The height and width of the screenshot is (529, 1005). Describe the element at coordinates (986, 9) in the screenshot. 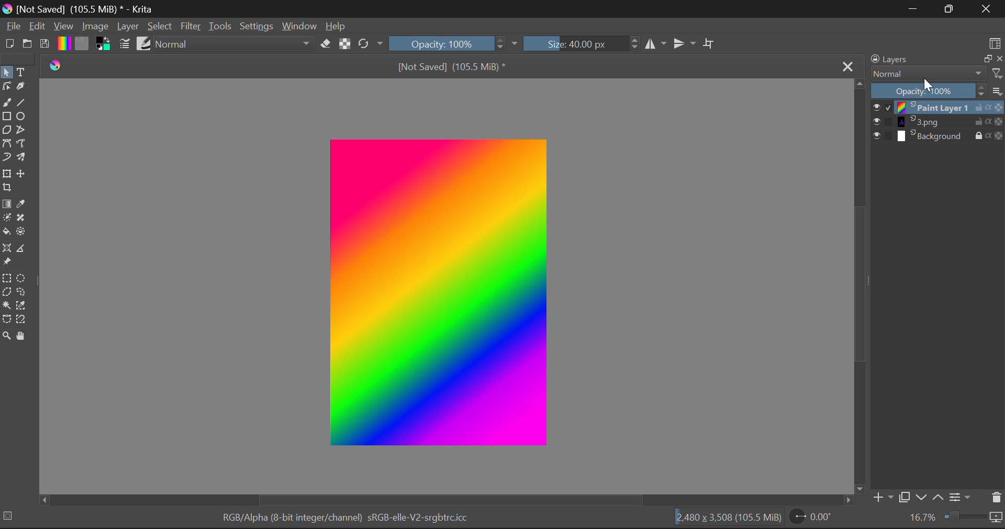

I see `Close` at that location.